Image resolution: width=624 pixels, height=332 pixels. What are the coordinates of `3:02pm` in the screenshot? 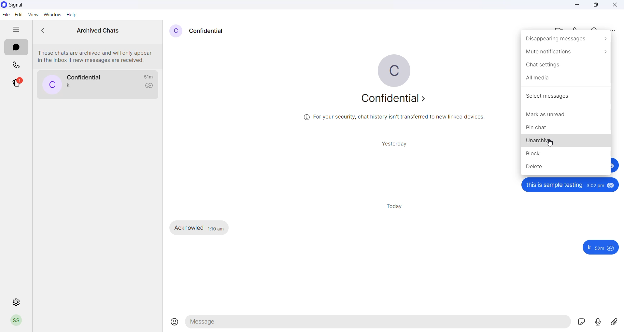 It's located at (595, 186).